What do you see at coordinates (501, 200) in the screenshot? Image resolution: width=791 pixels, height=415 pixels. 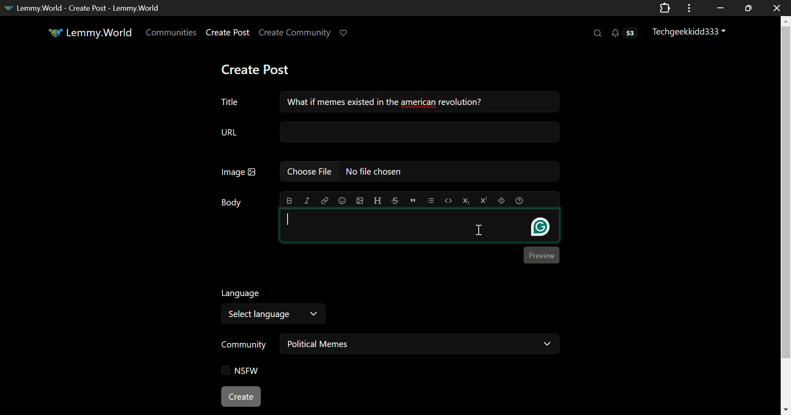 I see `Spoiler` at bounding box center [501, 200].